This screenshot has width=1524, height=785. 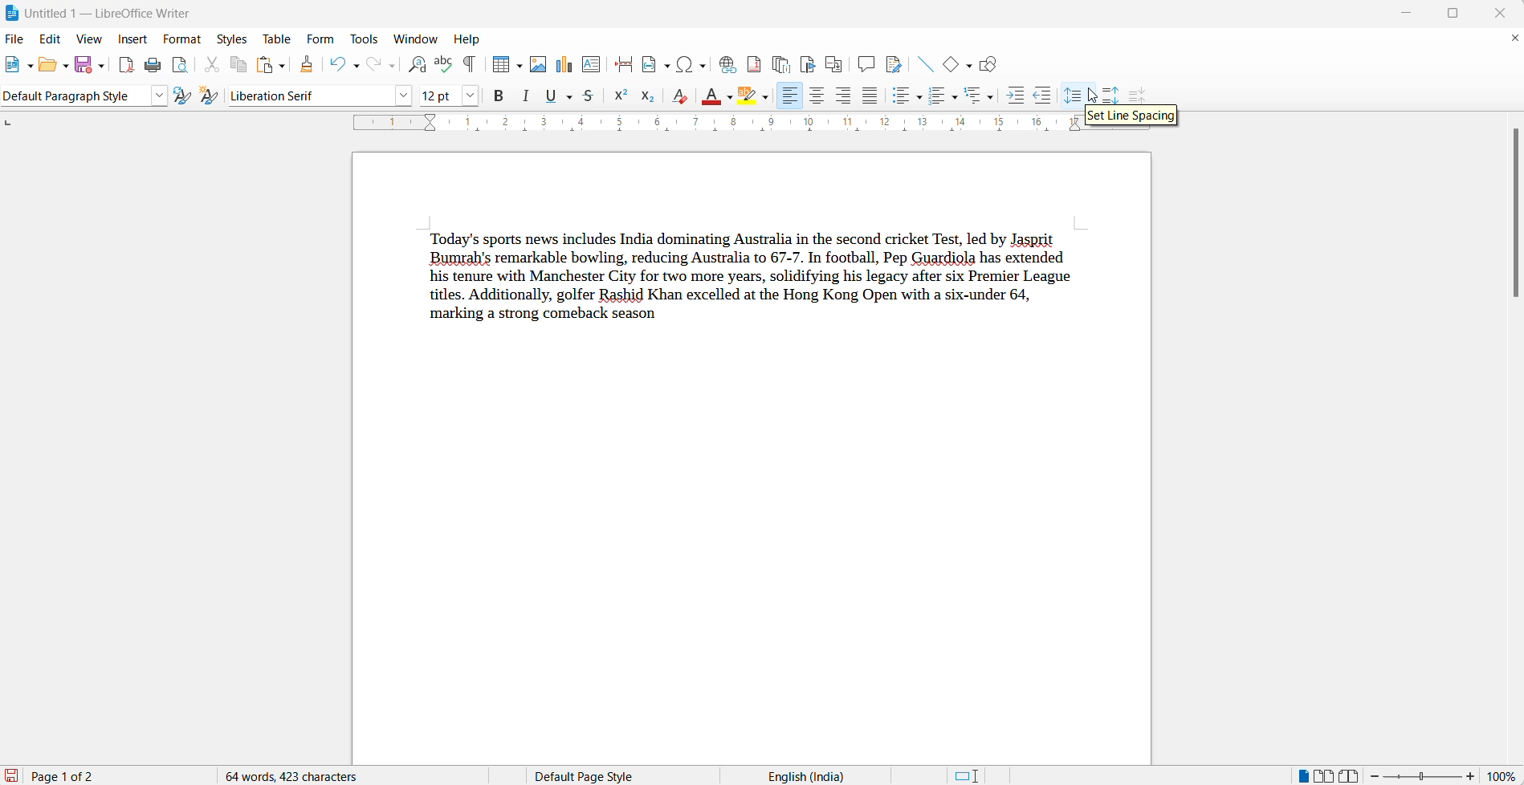 I want to click on Today's sports news includes India dominating Australia in the second cricket Test, led by Jasprit
Bumrah's remarkable bowling, reducing Australia to 67-7. In football, Pep Guardiola has extended
his tenure with Manchester City for two more years, solidifying his legacy after six Premier League
titles. Additionally, golfer Rashid Khan excelled at the Hong Kong Open with a six-under 64,
marking a strong comeback season, so click(x=764, y=285).